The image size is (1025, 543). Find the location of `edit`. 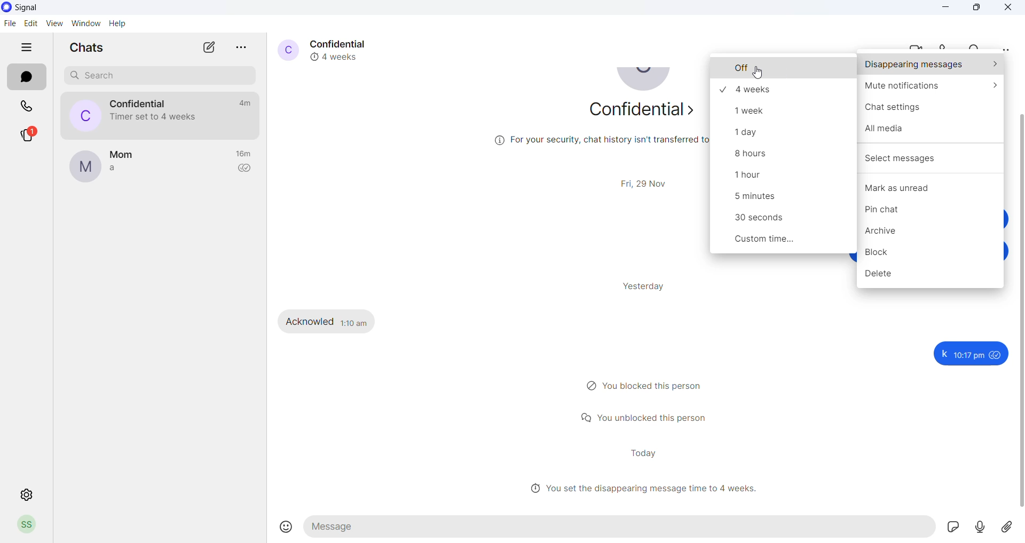

edit is located at coordinates (28, 23).